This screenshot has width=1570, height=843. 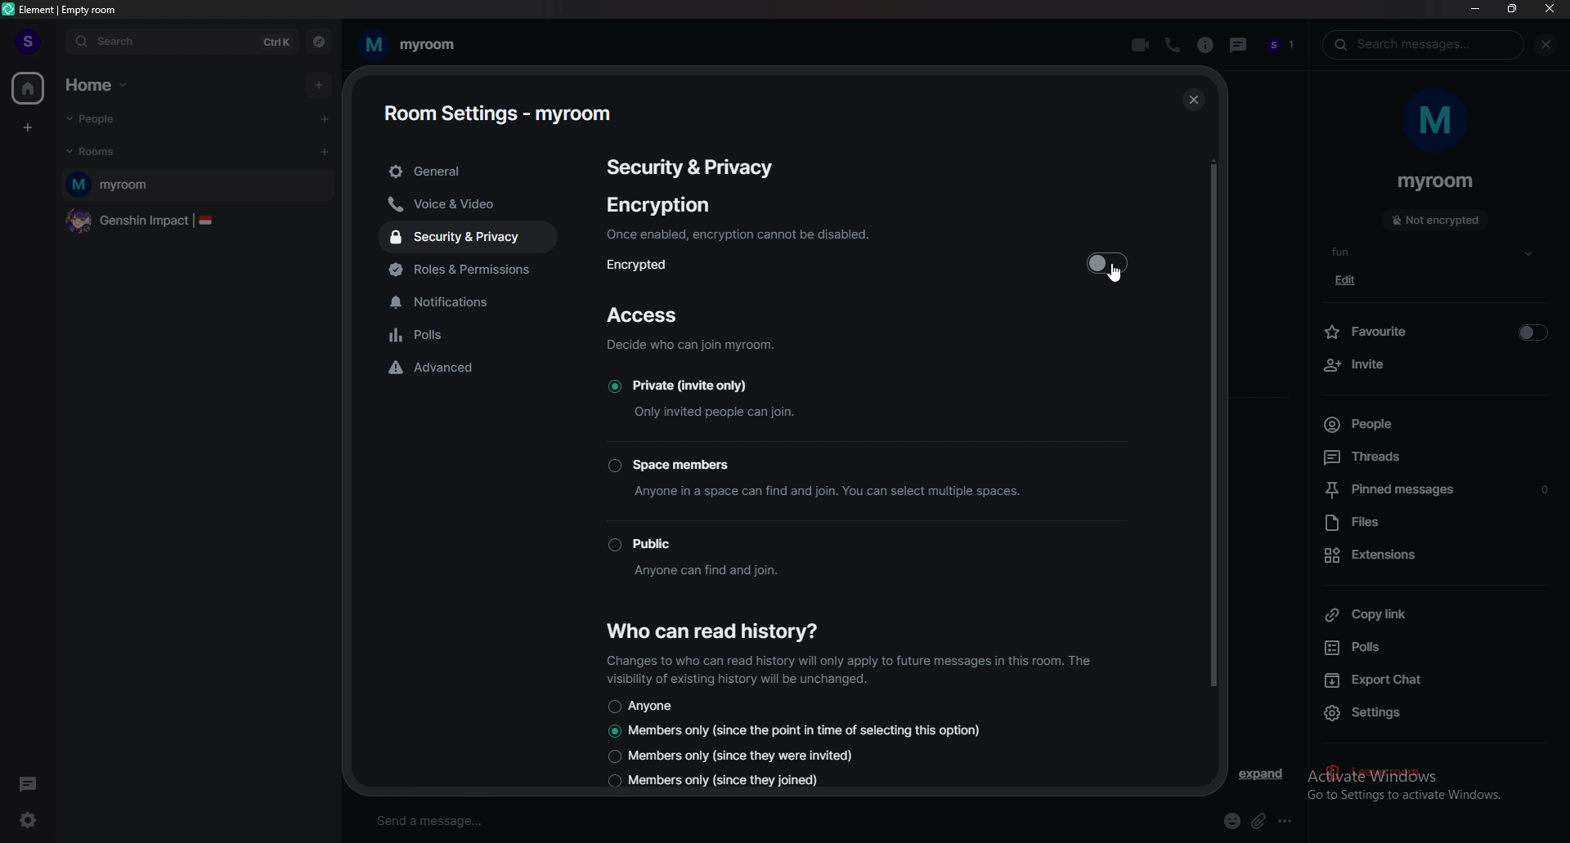 I want to click on ctrl k, so click(x=271, y=42).